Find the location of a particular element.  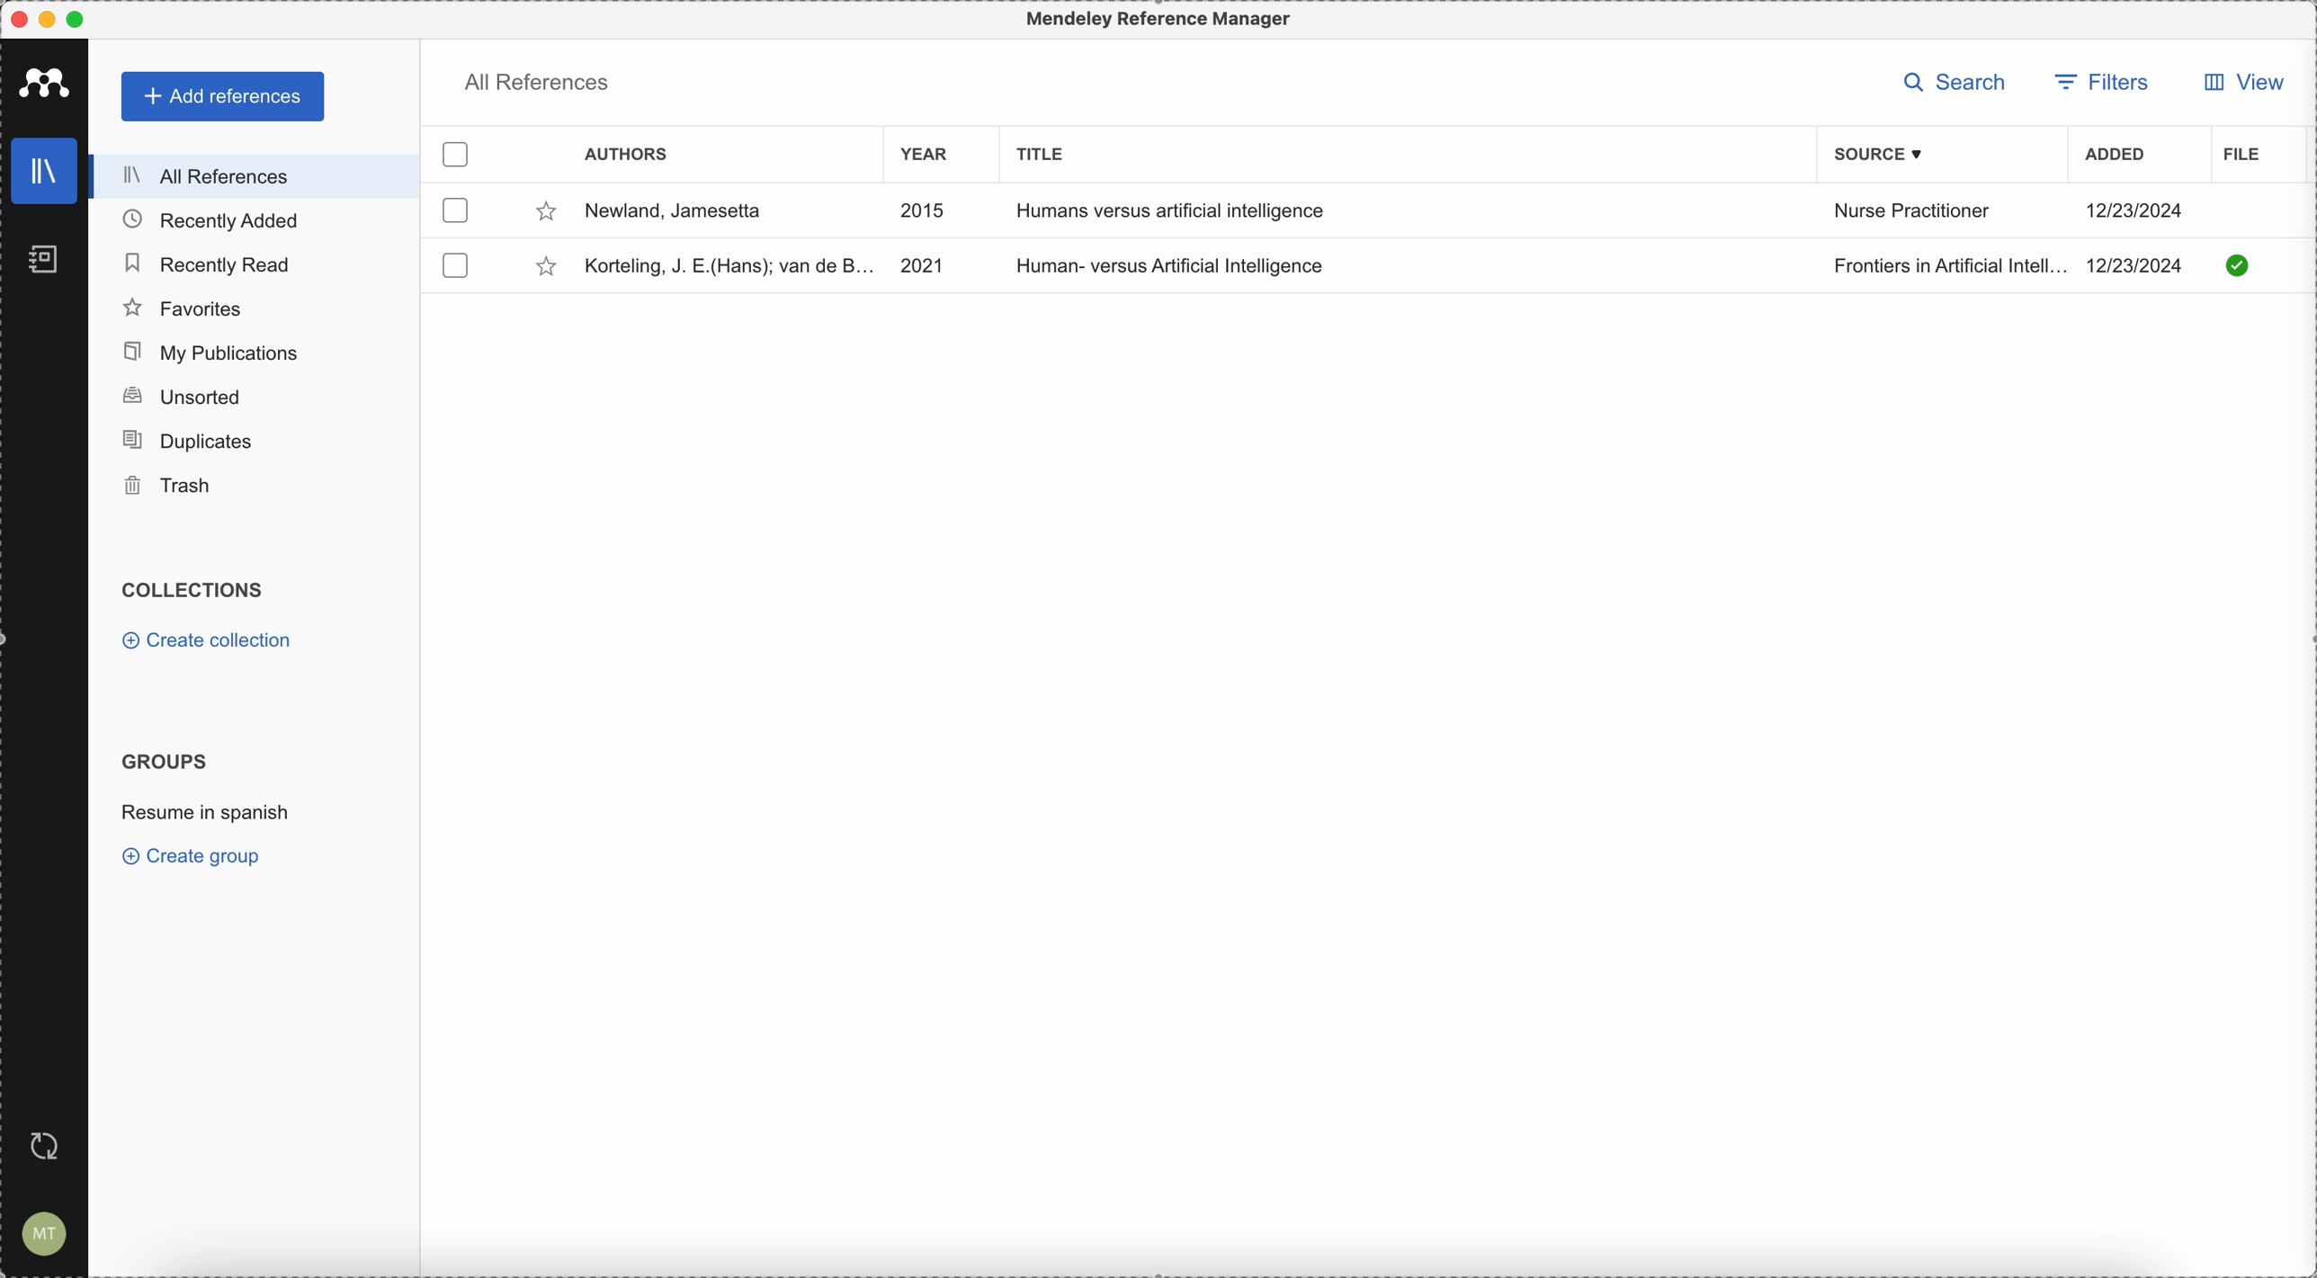

create collection is located at coordinates (207, 641).